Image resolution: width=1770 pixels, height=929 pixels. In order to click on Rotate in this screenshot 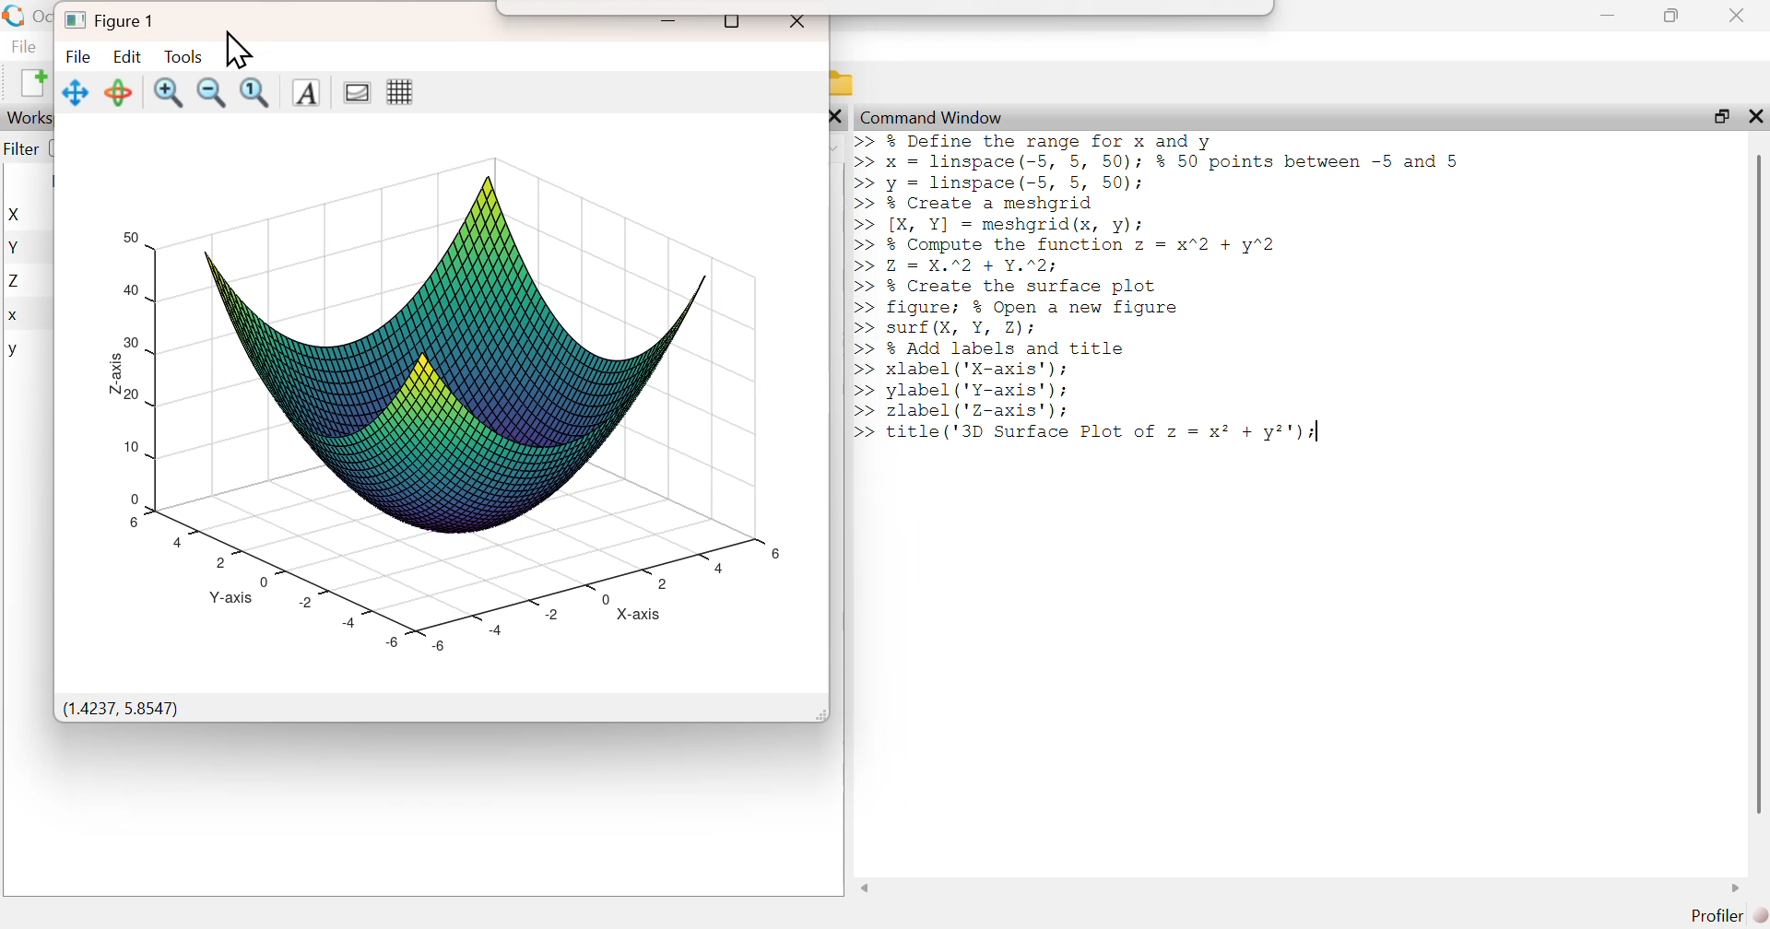, I will do `click(118, 94)`.